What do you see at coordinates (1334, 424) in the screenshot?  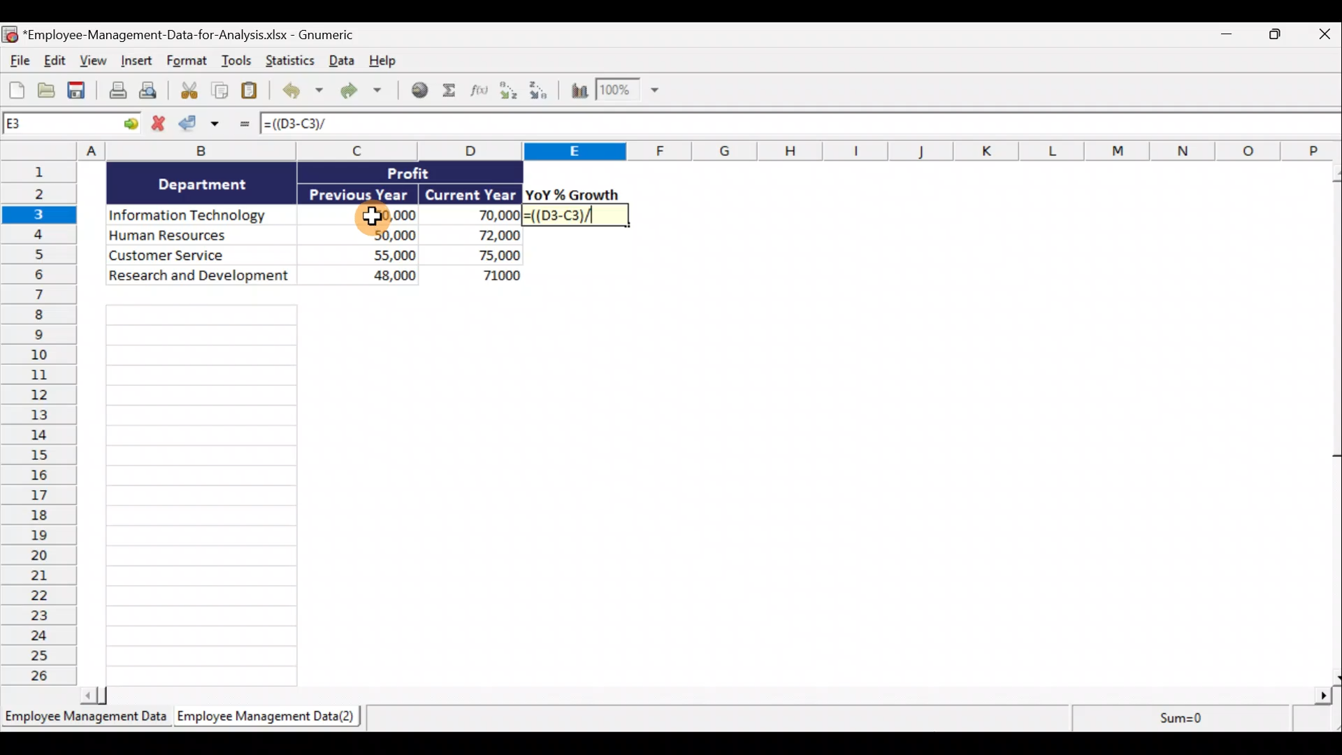 I see `Scroll bar` at bounding box center [1334, 424].